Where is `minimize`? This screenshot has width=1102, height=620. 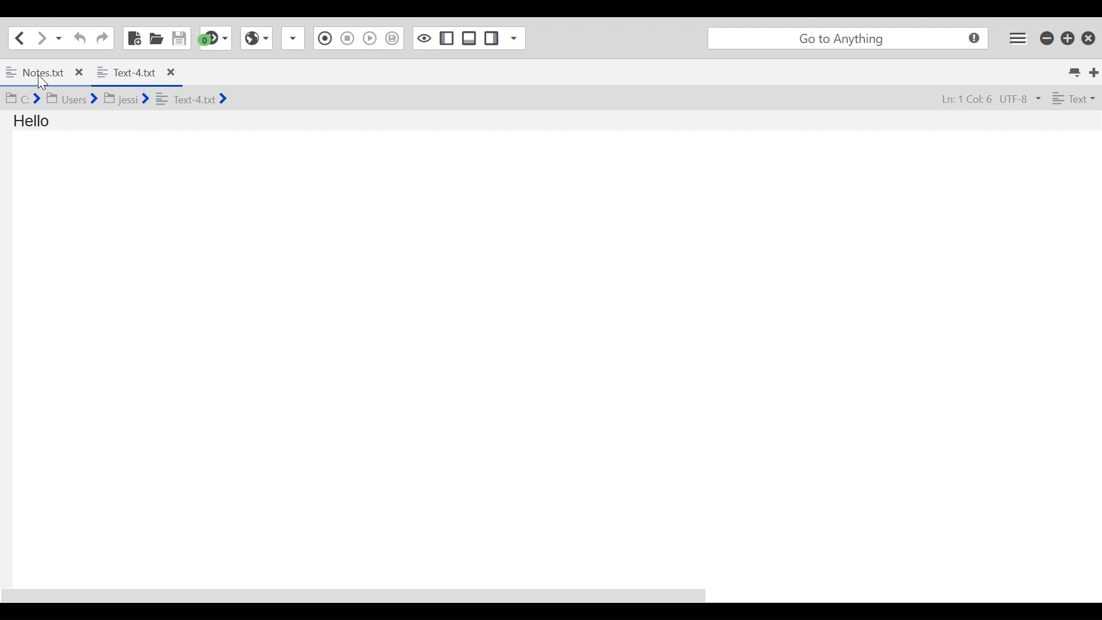
minimize is located at coordinates (1046, 38).